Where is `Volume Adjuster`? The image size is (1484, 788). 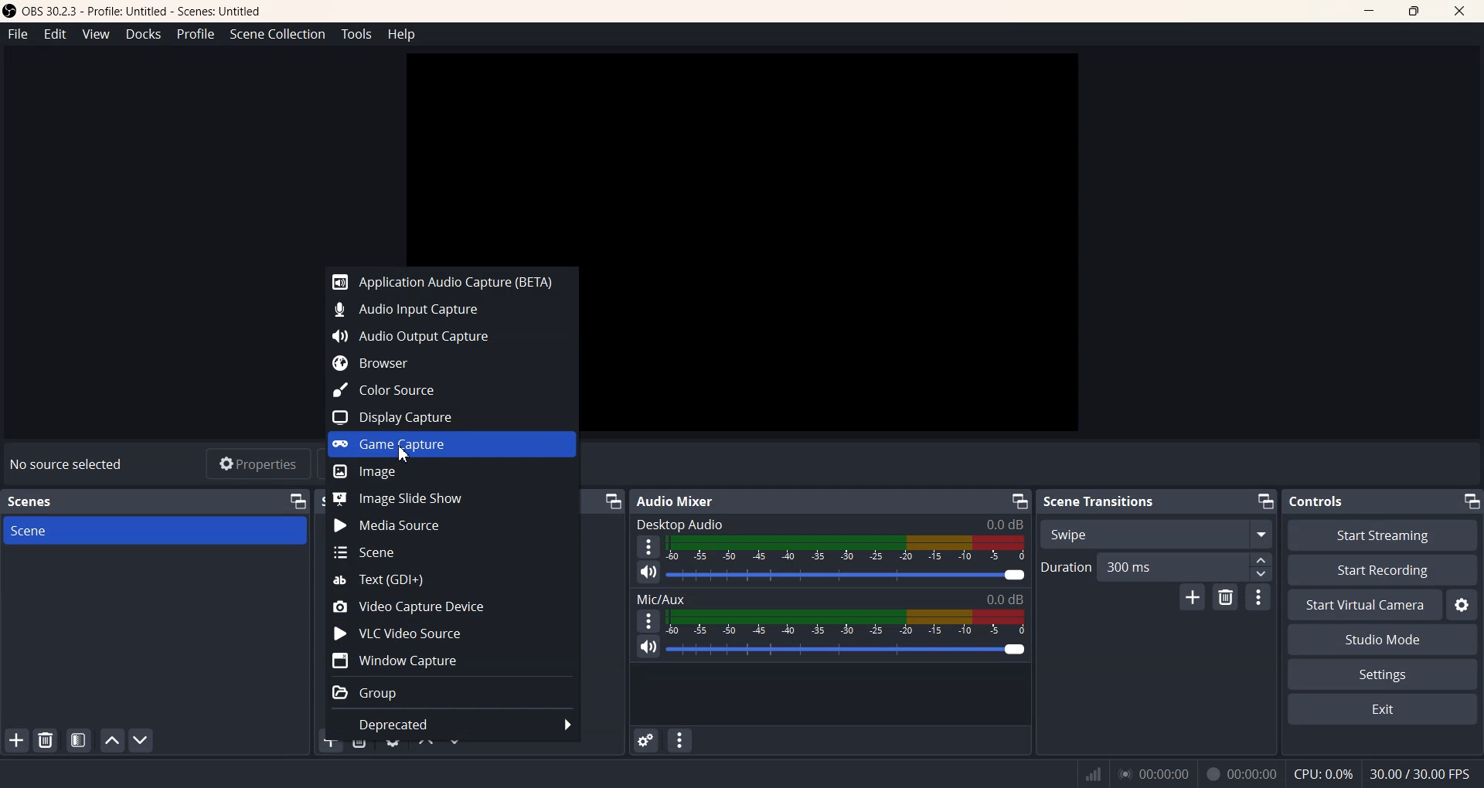 Volume Adjuster is located at coordinates (849, 576).